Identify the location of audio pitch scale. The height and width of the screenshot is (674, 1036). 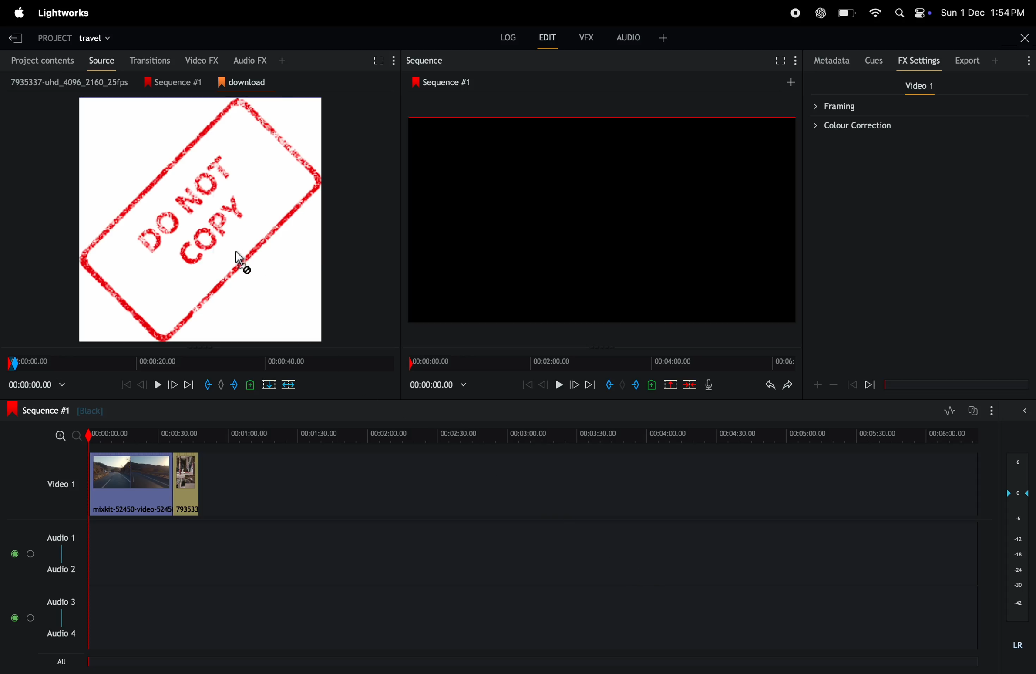
(1017, 537).